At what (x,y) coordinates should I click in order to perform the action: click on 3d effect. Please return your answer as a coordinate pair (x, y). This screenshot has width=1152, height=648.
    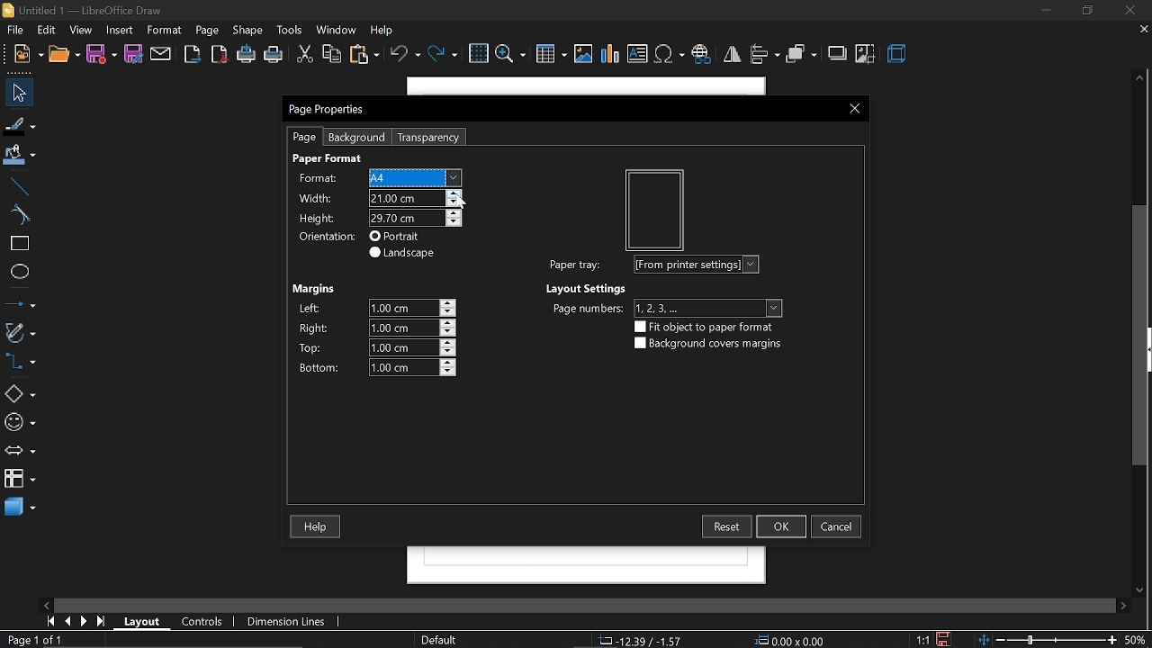
    Looking at the image, I should click on (898, 53).